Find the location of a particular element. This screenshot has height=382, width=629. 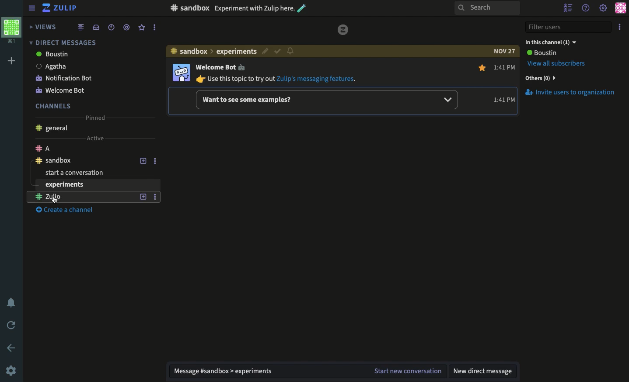

Refresh is located at coordinates (12, 324).